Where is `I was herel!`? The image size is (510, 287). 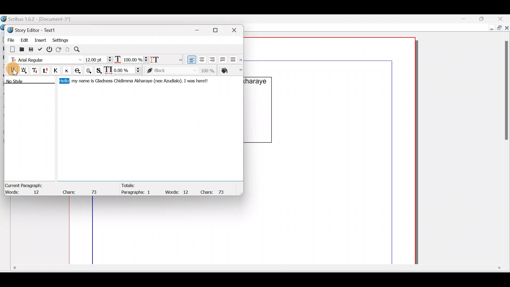
I was herel! is located at coordinates (197, 80).